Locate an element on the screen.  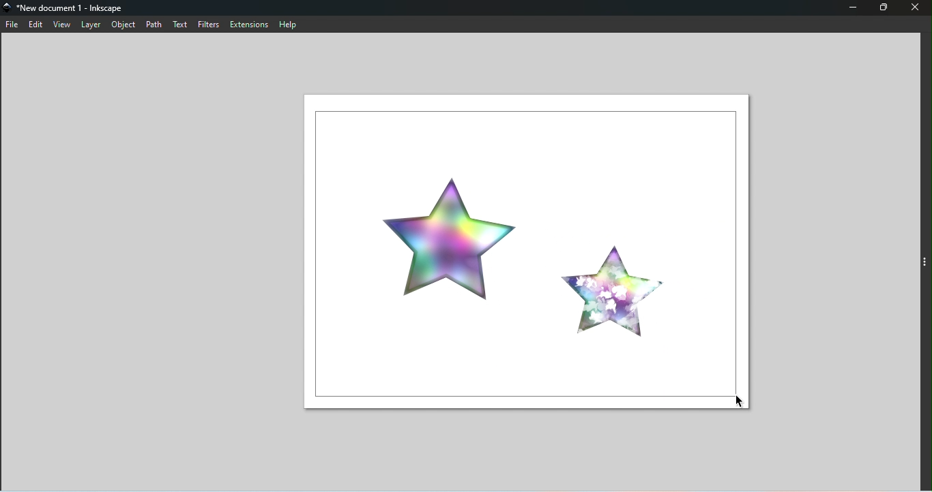
Layer is located at coordinates (93, 25).